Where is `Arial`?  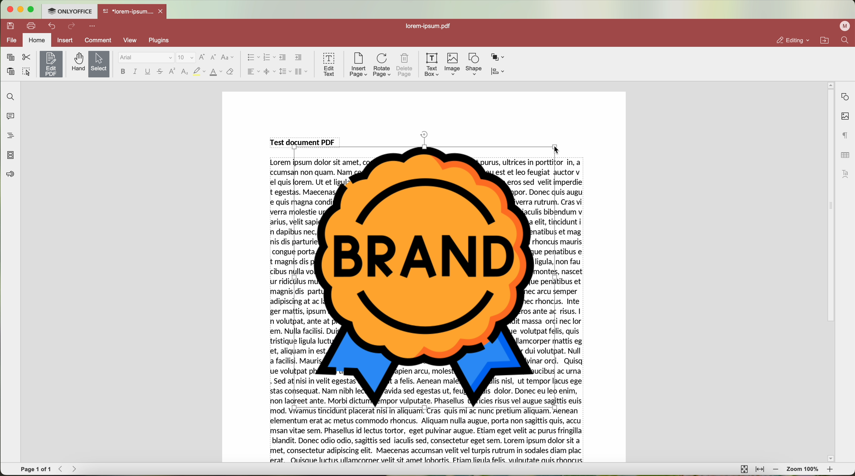 Arial is located at coordinates (145, 58).